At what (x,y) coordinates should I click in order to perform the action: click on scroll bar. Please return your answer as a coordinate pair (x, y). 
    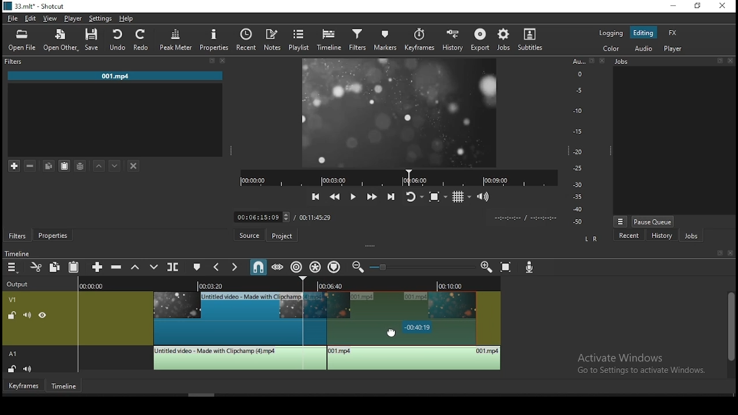
    Looking at the image, I should click on (205, 394).